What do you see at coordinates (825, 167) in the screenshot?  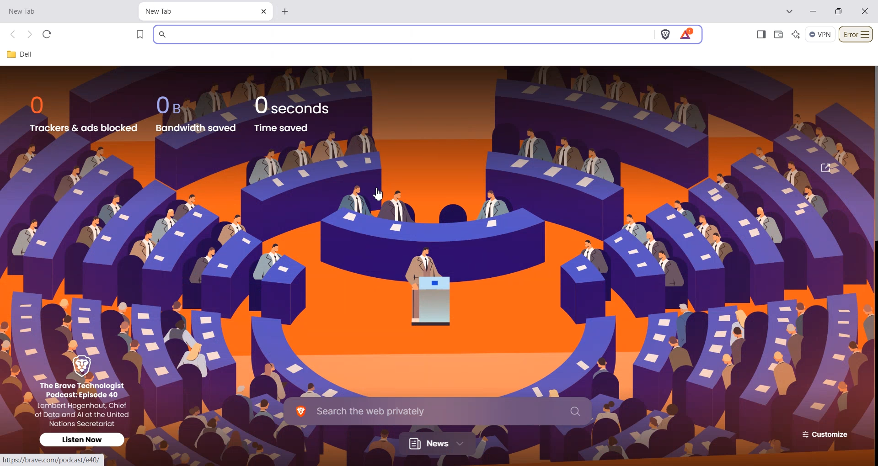 I see `move` at bounding box center [825, 167].